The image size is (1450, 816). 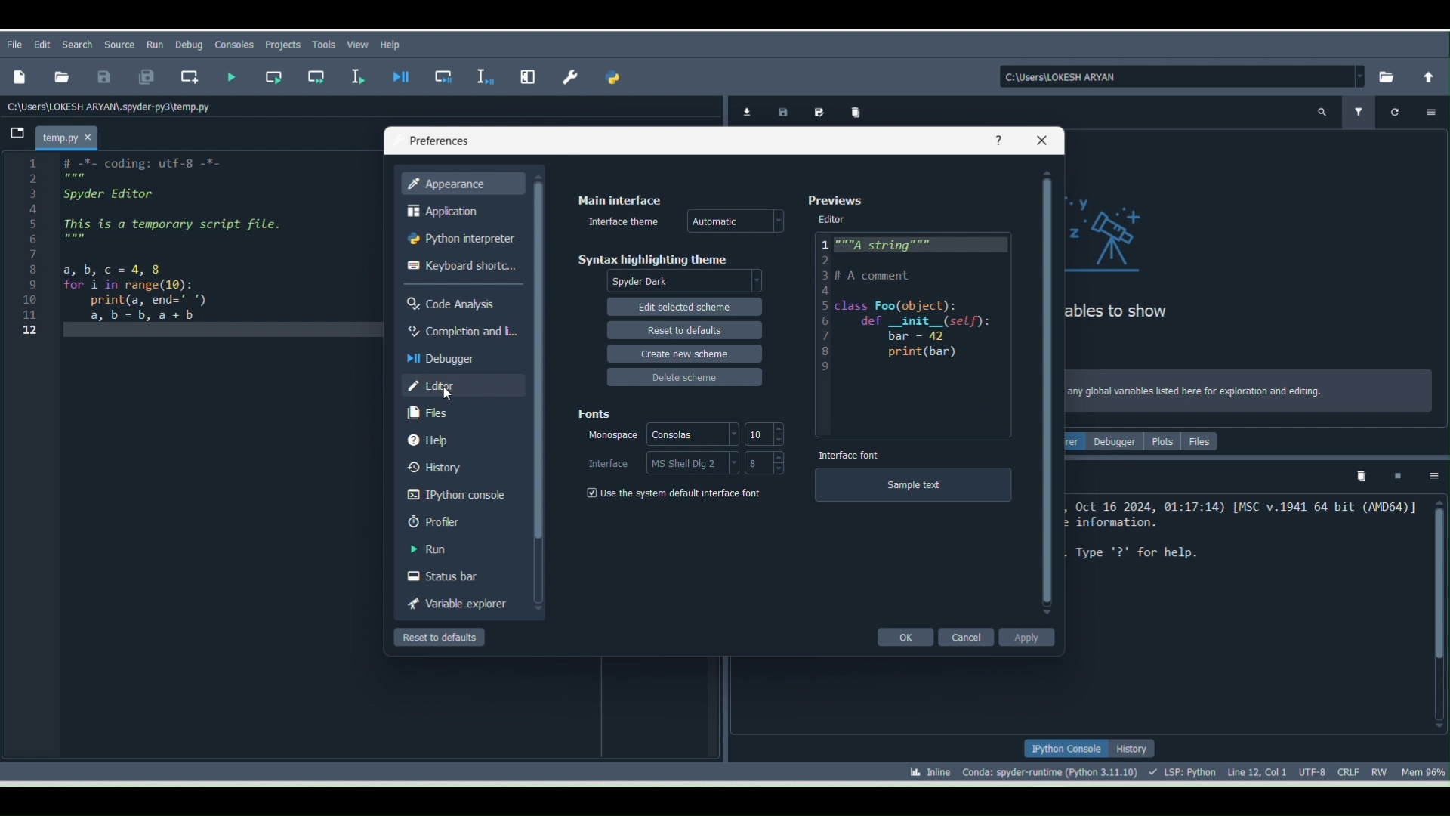 I want to click on Debug cell, so click(x=446, y=77).